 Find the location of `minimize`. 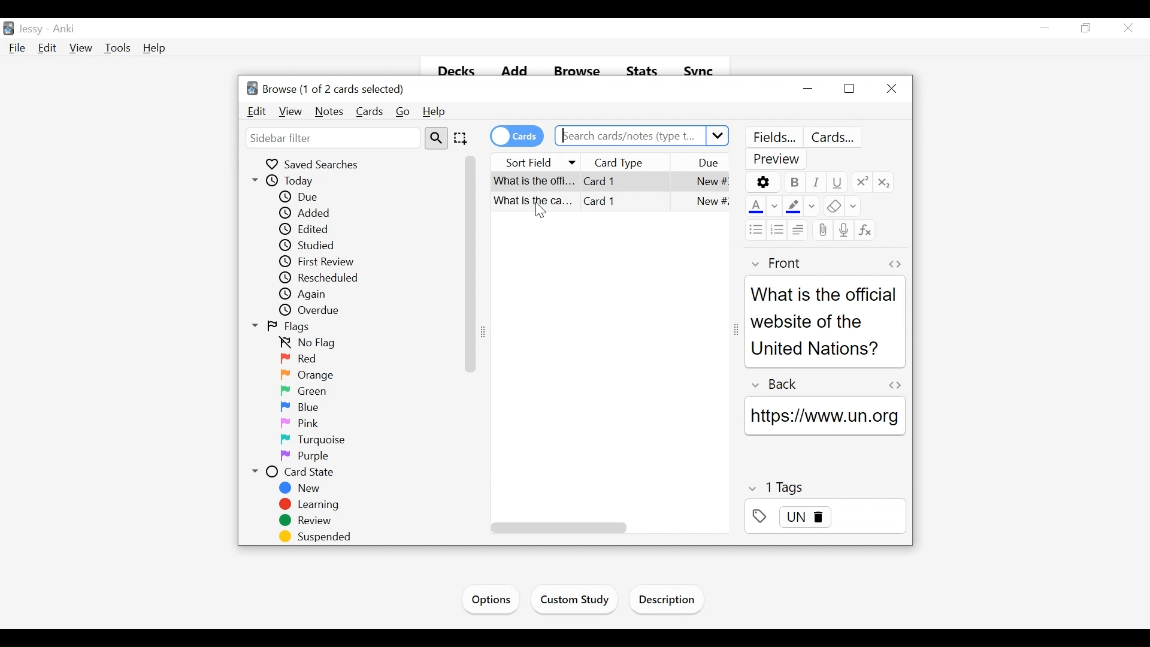

minimize is located at coordinates (807, 89).